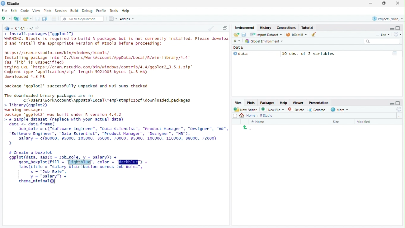 The image size is (405, 228). What do you see at coordinates (283, 102) in the screenshot?
I see `help` at bounding box center [283, 102].